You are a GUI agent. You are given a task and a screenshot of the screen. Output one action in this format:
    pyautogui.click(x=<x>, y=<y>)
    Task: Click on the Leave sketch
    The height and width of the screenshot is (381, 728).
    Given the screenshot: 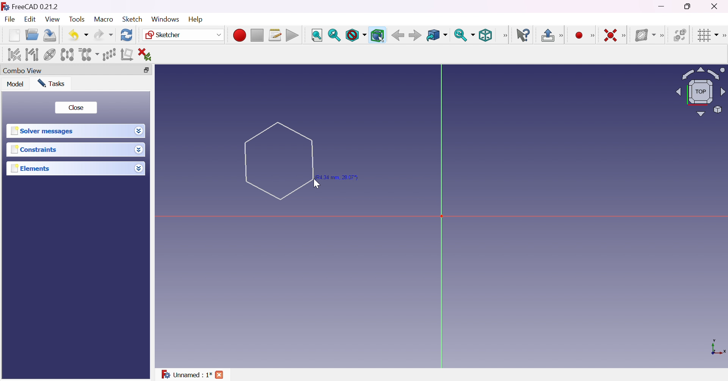 What is the action you would take?
    pyautogui.click(x=547, y=35)
    